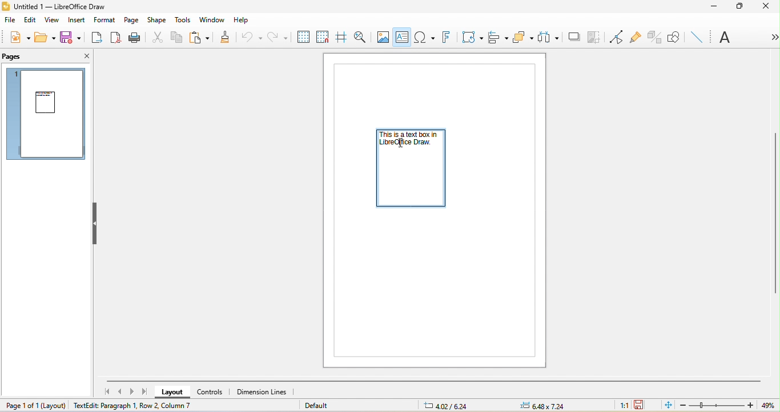 This screenshot has width=780, height=412. Describe the element at coordinates (202, 37) in the screenshot. I see `paste` at that location.